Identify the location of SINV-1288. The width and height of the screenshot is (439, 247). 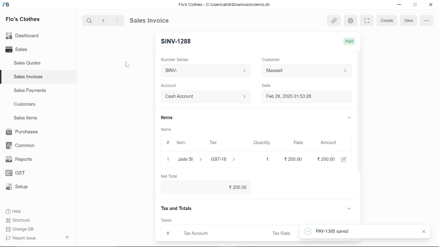
(177, 42).